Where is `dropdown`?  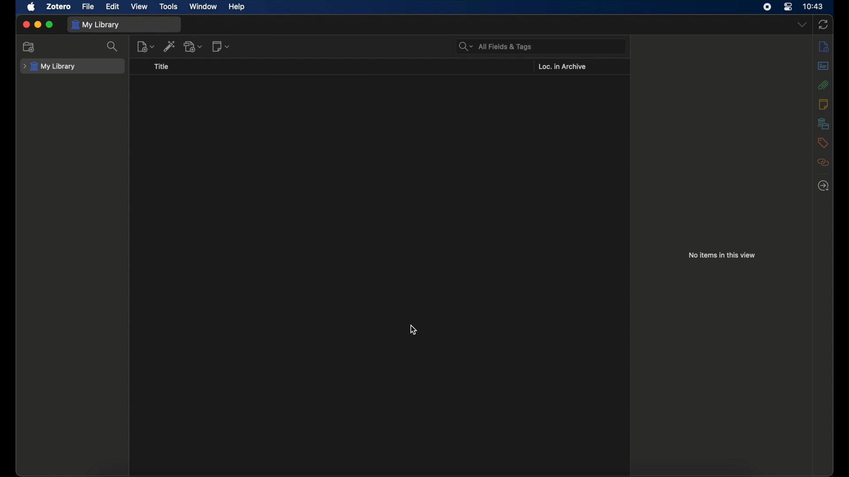 dropdown is located at coordinates (802, 25).